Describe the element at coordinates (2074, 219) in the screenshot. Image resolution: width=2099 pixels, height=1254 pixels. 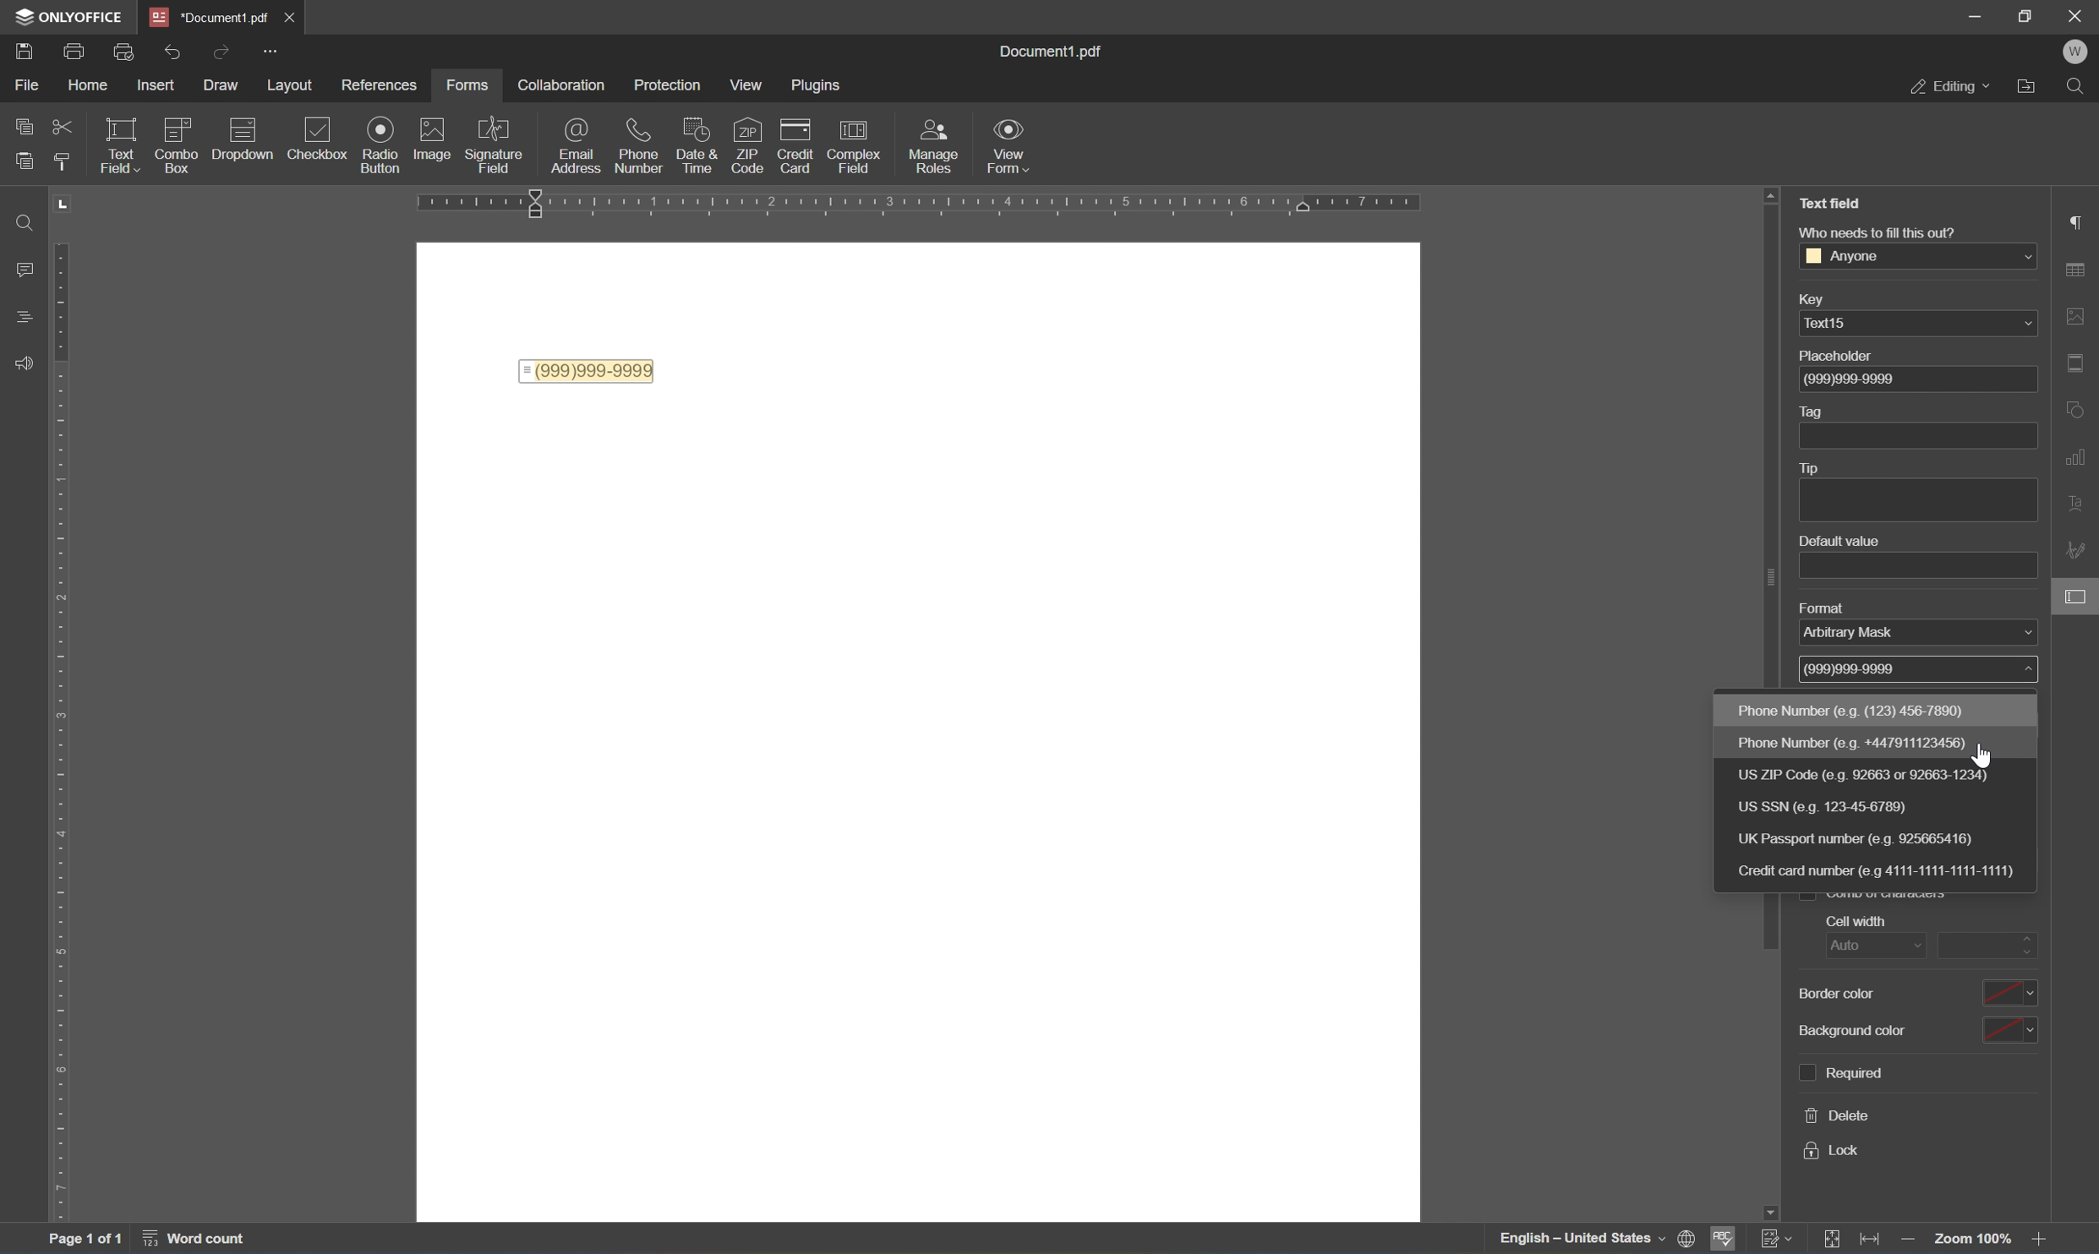
I see `paragraph settings` at that location.